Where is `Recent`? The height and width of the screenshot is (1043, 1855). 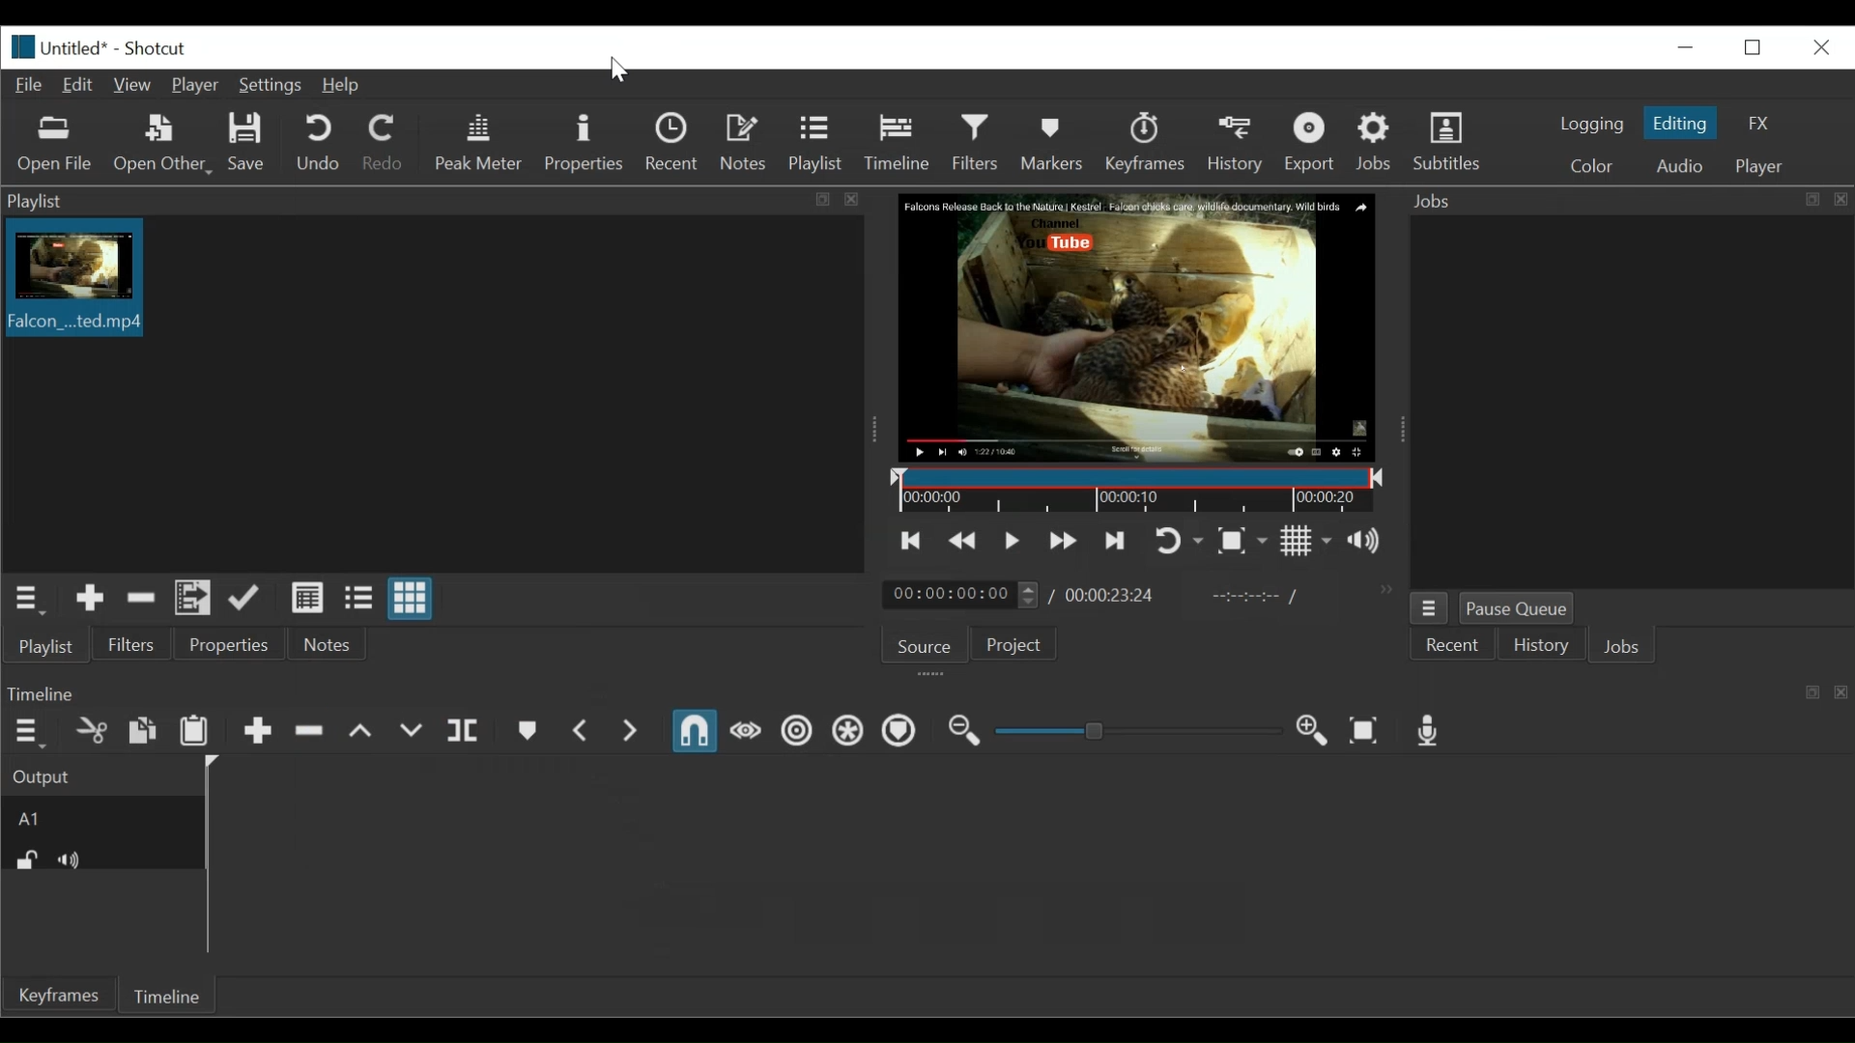 Recent is located at coordinates (674, 141).